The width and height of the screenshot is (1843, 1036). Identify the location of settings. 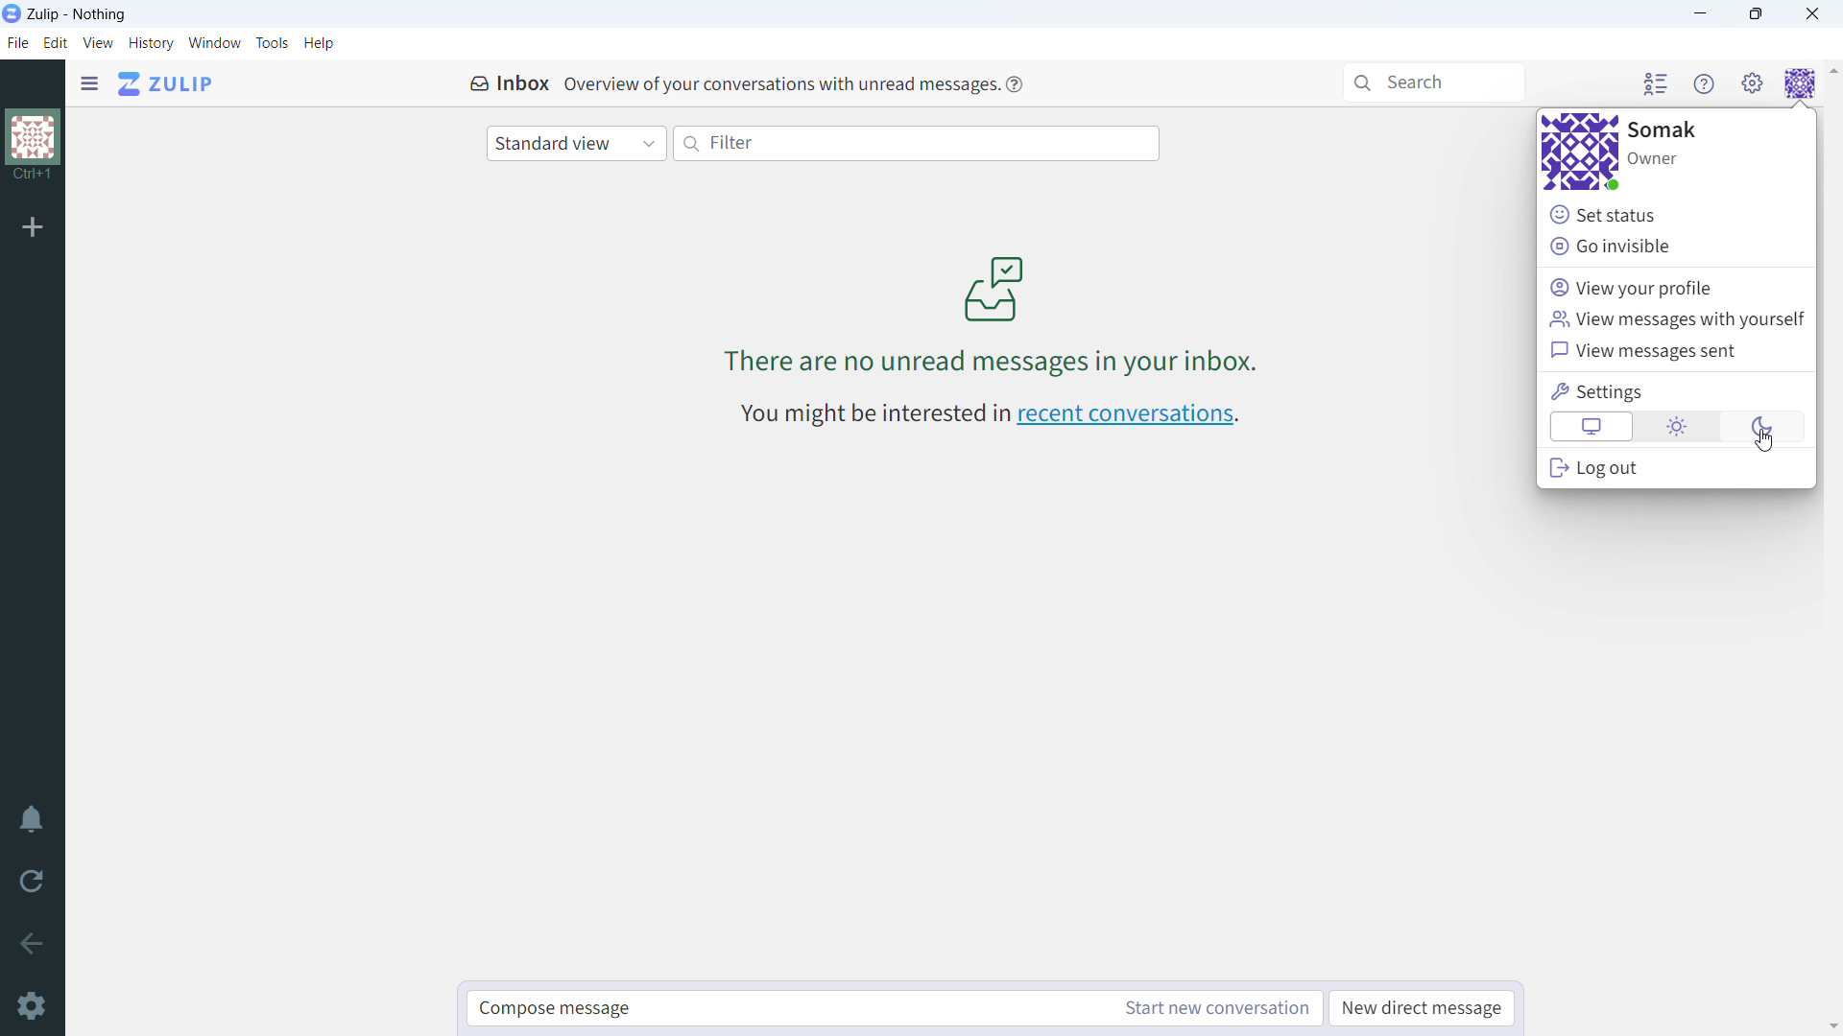
(37, 1005).